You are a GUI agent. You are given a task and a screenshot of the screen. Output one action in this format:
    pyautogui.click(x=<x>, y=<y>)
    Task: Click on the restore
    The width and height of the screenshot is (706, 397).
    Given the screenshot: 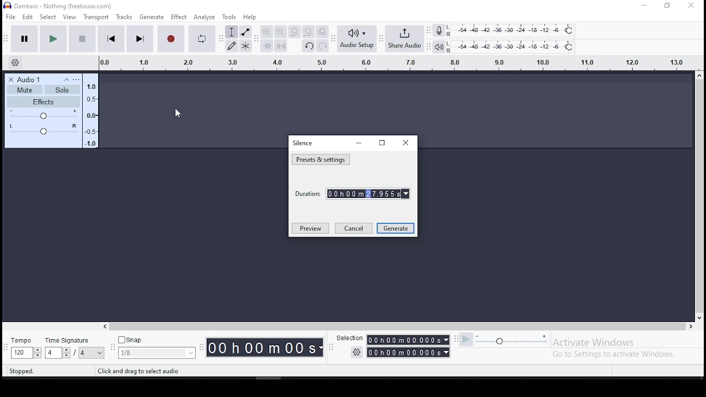 What is the action you would take?
    pyautogui.click(x=382, y=143)
    